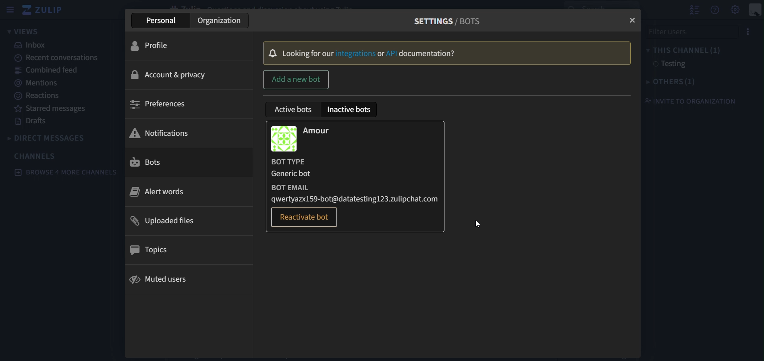  What do you see at coordinates (218, 20) in the screenshot?
I see `organization` at bounding box center [218, 20].